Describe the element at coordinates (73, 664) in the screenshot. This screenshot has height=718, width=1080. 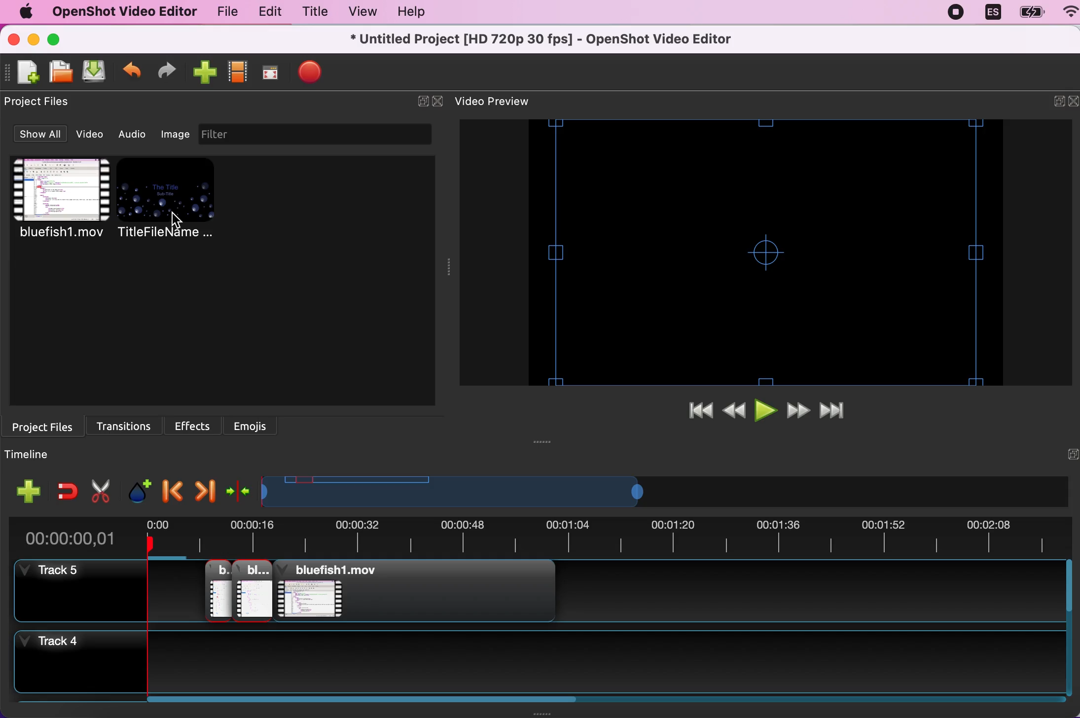
I see `track 4` at that location.